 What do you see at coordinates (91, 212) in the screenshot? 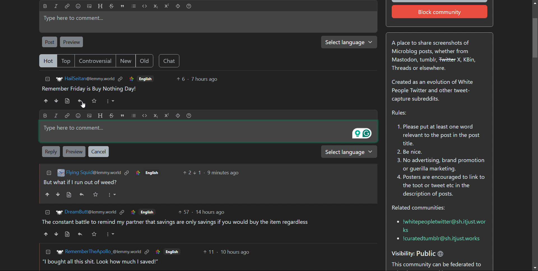
I see `username` at bounding box center [91, 212].